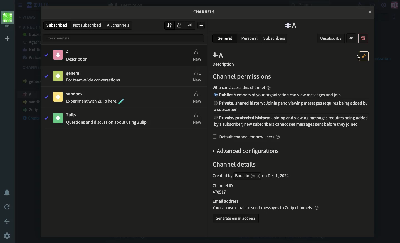 The width and height of the screenshot is (400, 243). I want to click on Zulip, so click(30, 110).